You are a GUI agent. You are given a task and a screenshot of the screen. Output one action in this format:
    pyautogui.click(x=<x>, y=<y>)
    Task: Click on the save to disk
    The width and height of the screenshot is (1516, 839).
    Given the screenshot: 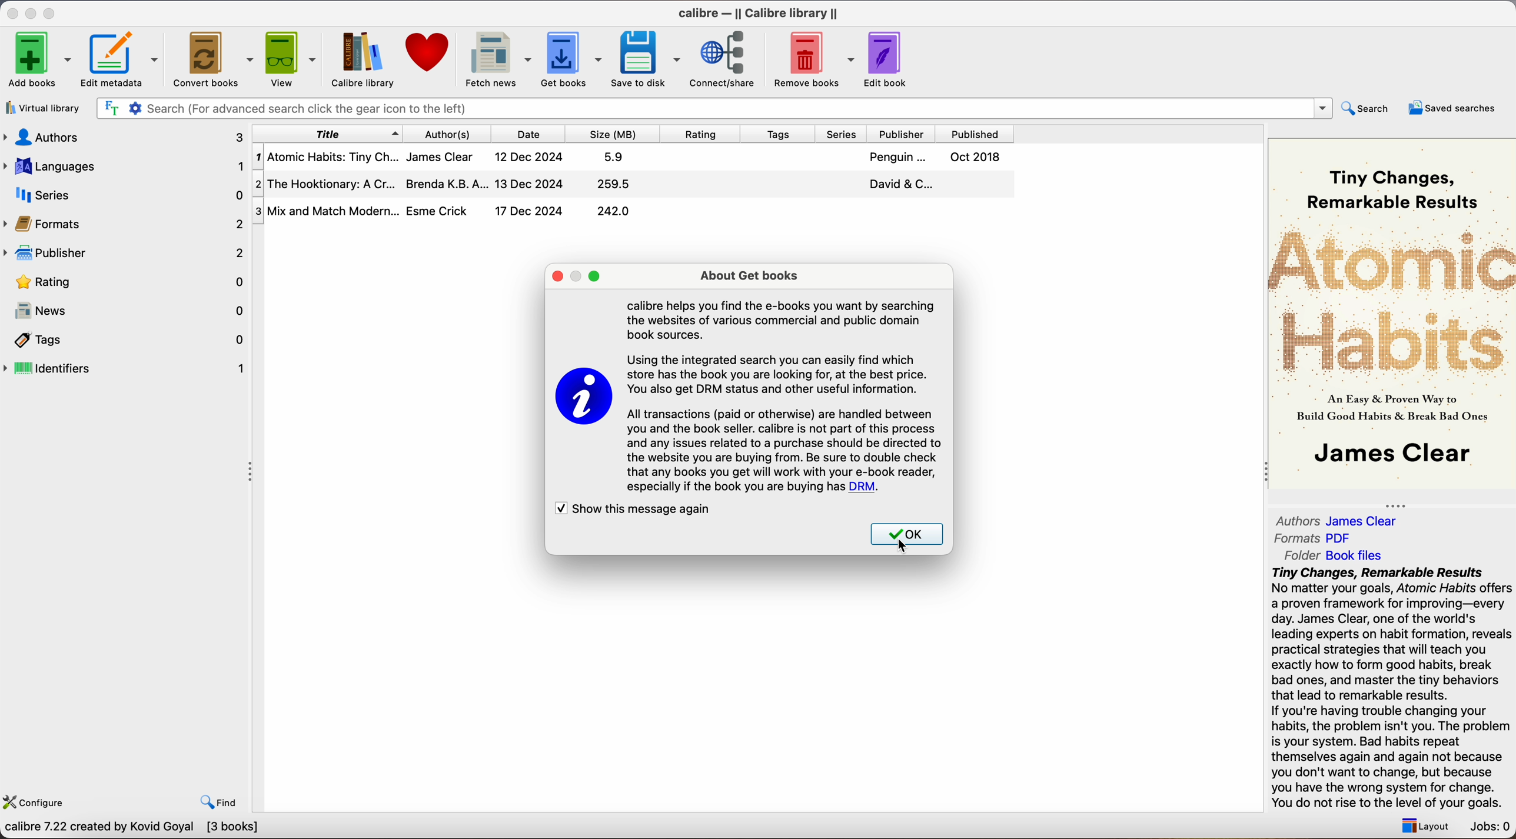 What is the action you would take?
    pyautogui.click(x=646, y=59)
    